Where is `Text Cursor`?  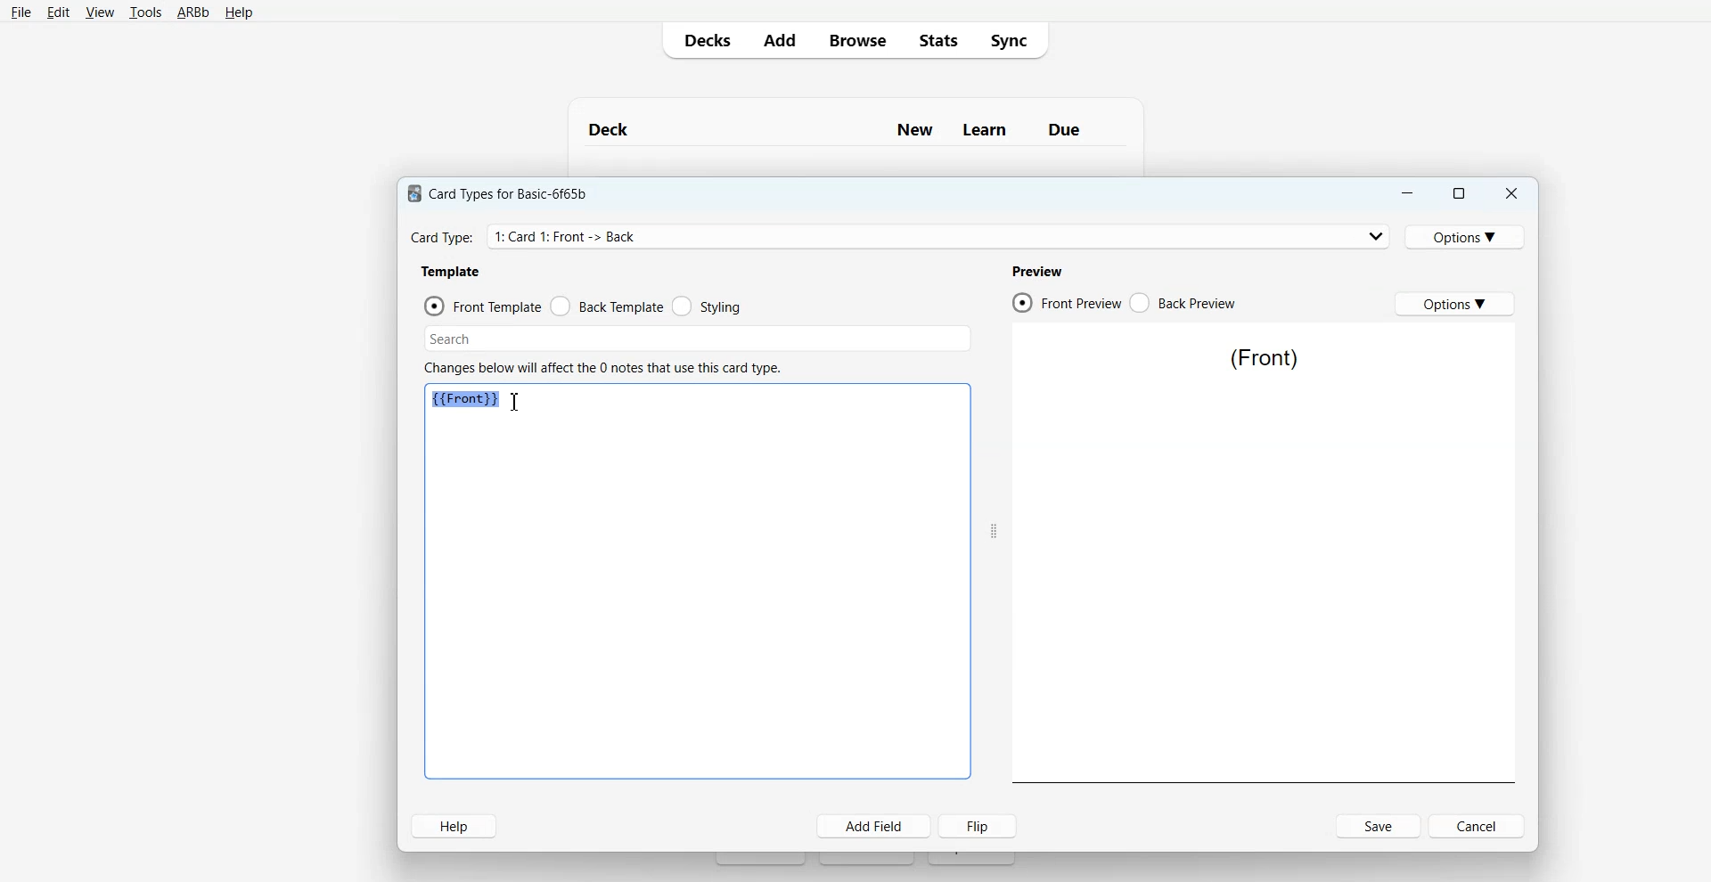
Text Cursor is located at coordinates (514, 402).